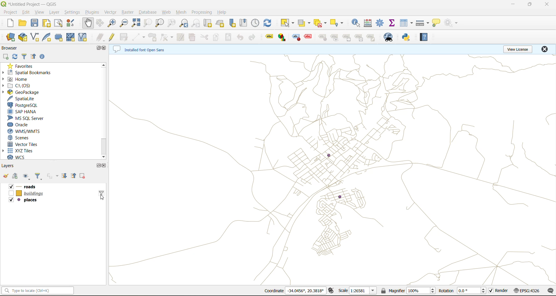  Describe the element at coordinates (545, 50) in the screenshot. I see `close` at that location.